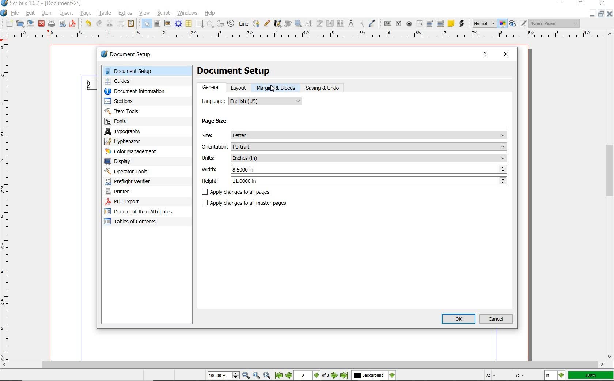 The image size is (614, 381). I want to click on Height: 11.0000 in, so click(353, 181).